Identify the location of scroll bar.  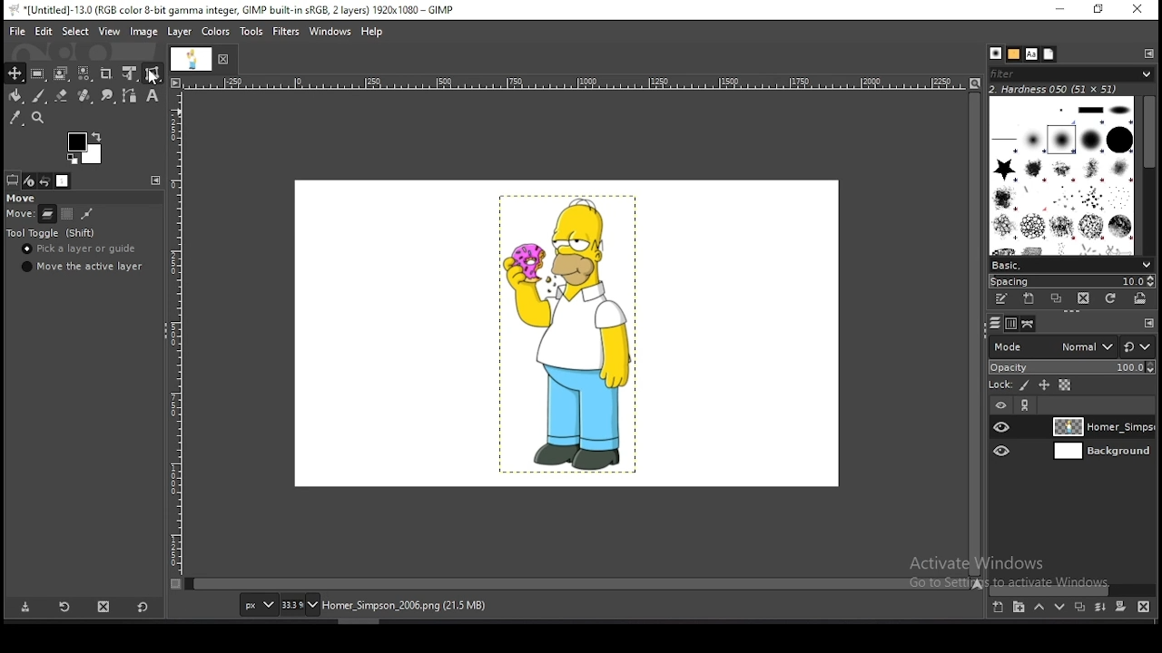
(1147, 172).